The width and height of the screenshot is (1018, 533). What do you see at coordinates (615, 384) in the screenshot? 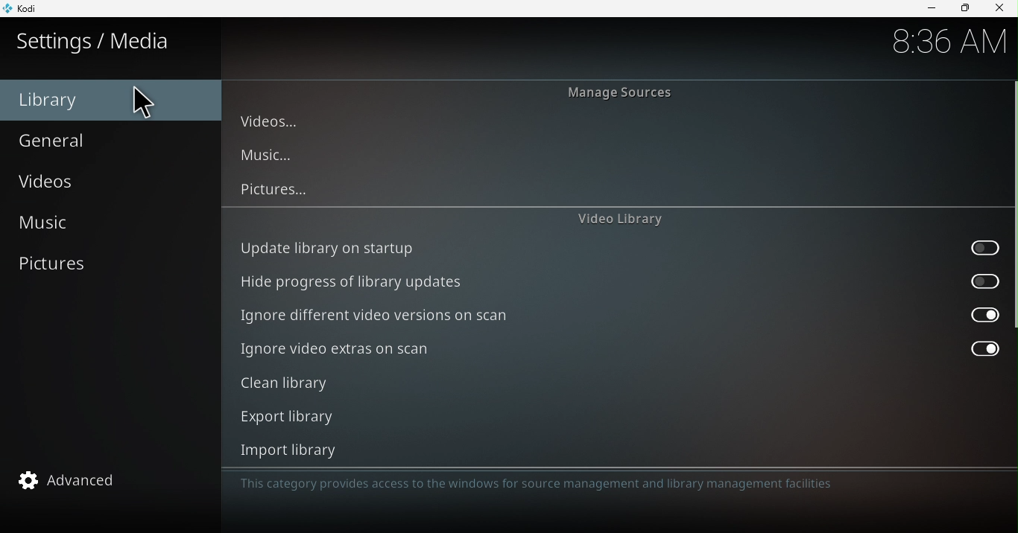
I see `Clean library` at bounding box center [615, 384].